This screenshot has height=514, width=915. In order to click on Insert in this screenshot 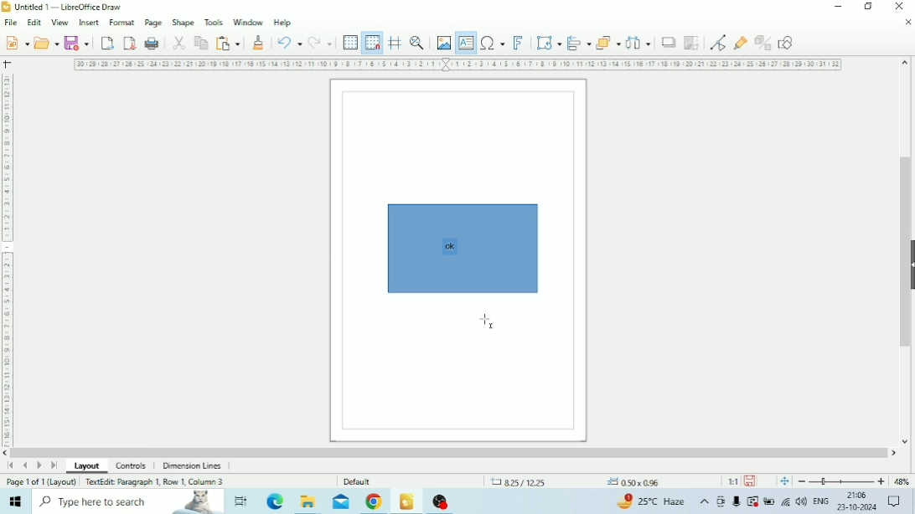, I will do `click(89, 22)`.